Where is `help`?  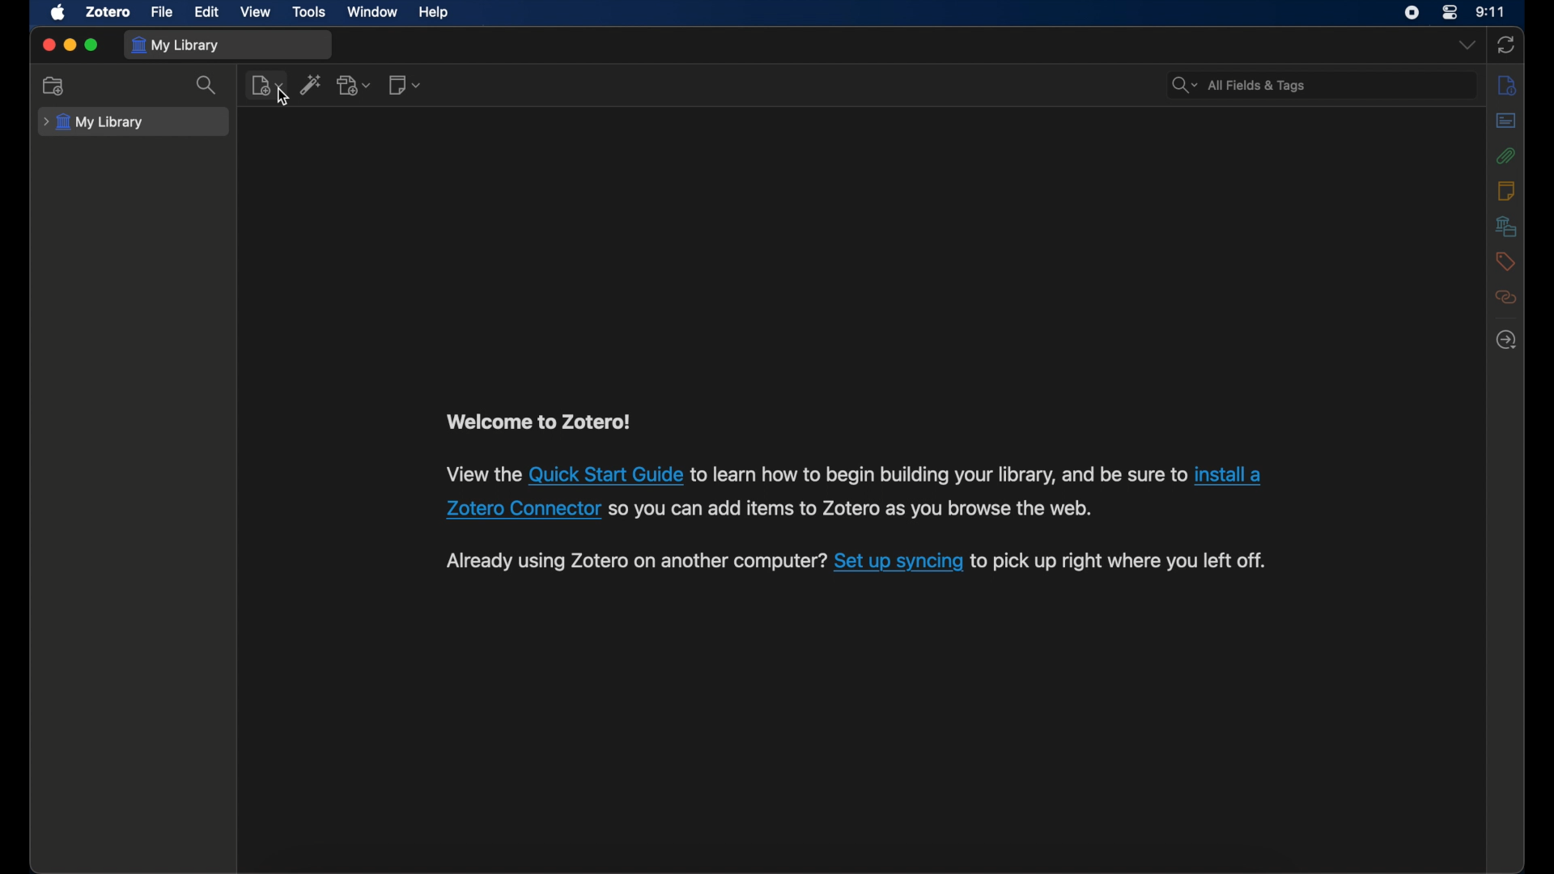
help is located at coordinates (435, 12).